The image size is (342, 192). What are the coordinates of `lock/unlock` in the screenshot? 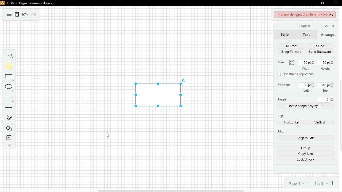 It's located at (305, 160).